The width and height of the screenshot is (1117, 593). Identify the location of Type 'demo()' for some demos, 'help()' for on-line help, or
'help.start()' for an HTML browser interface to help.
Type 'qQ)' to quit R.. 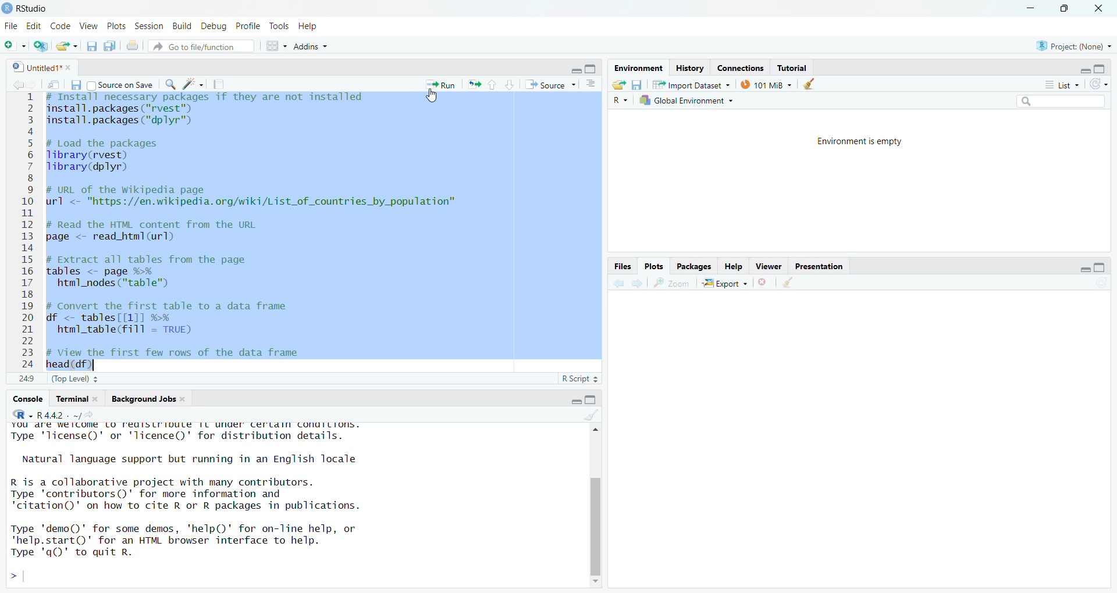
(187, 544).